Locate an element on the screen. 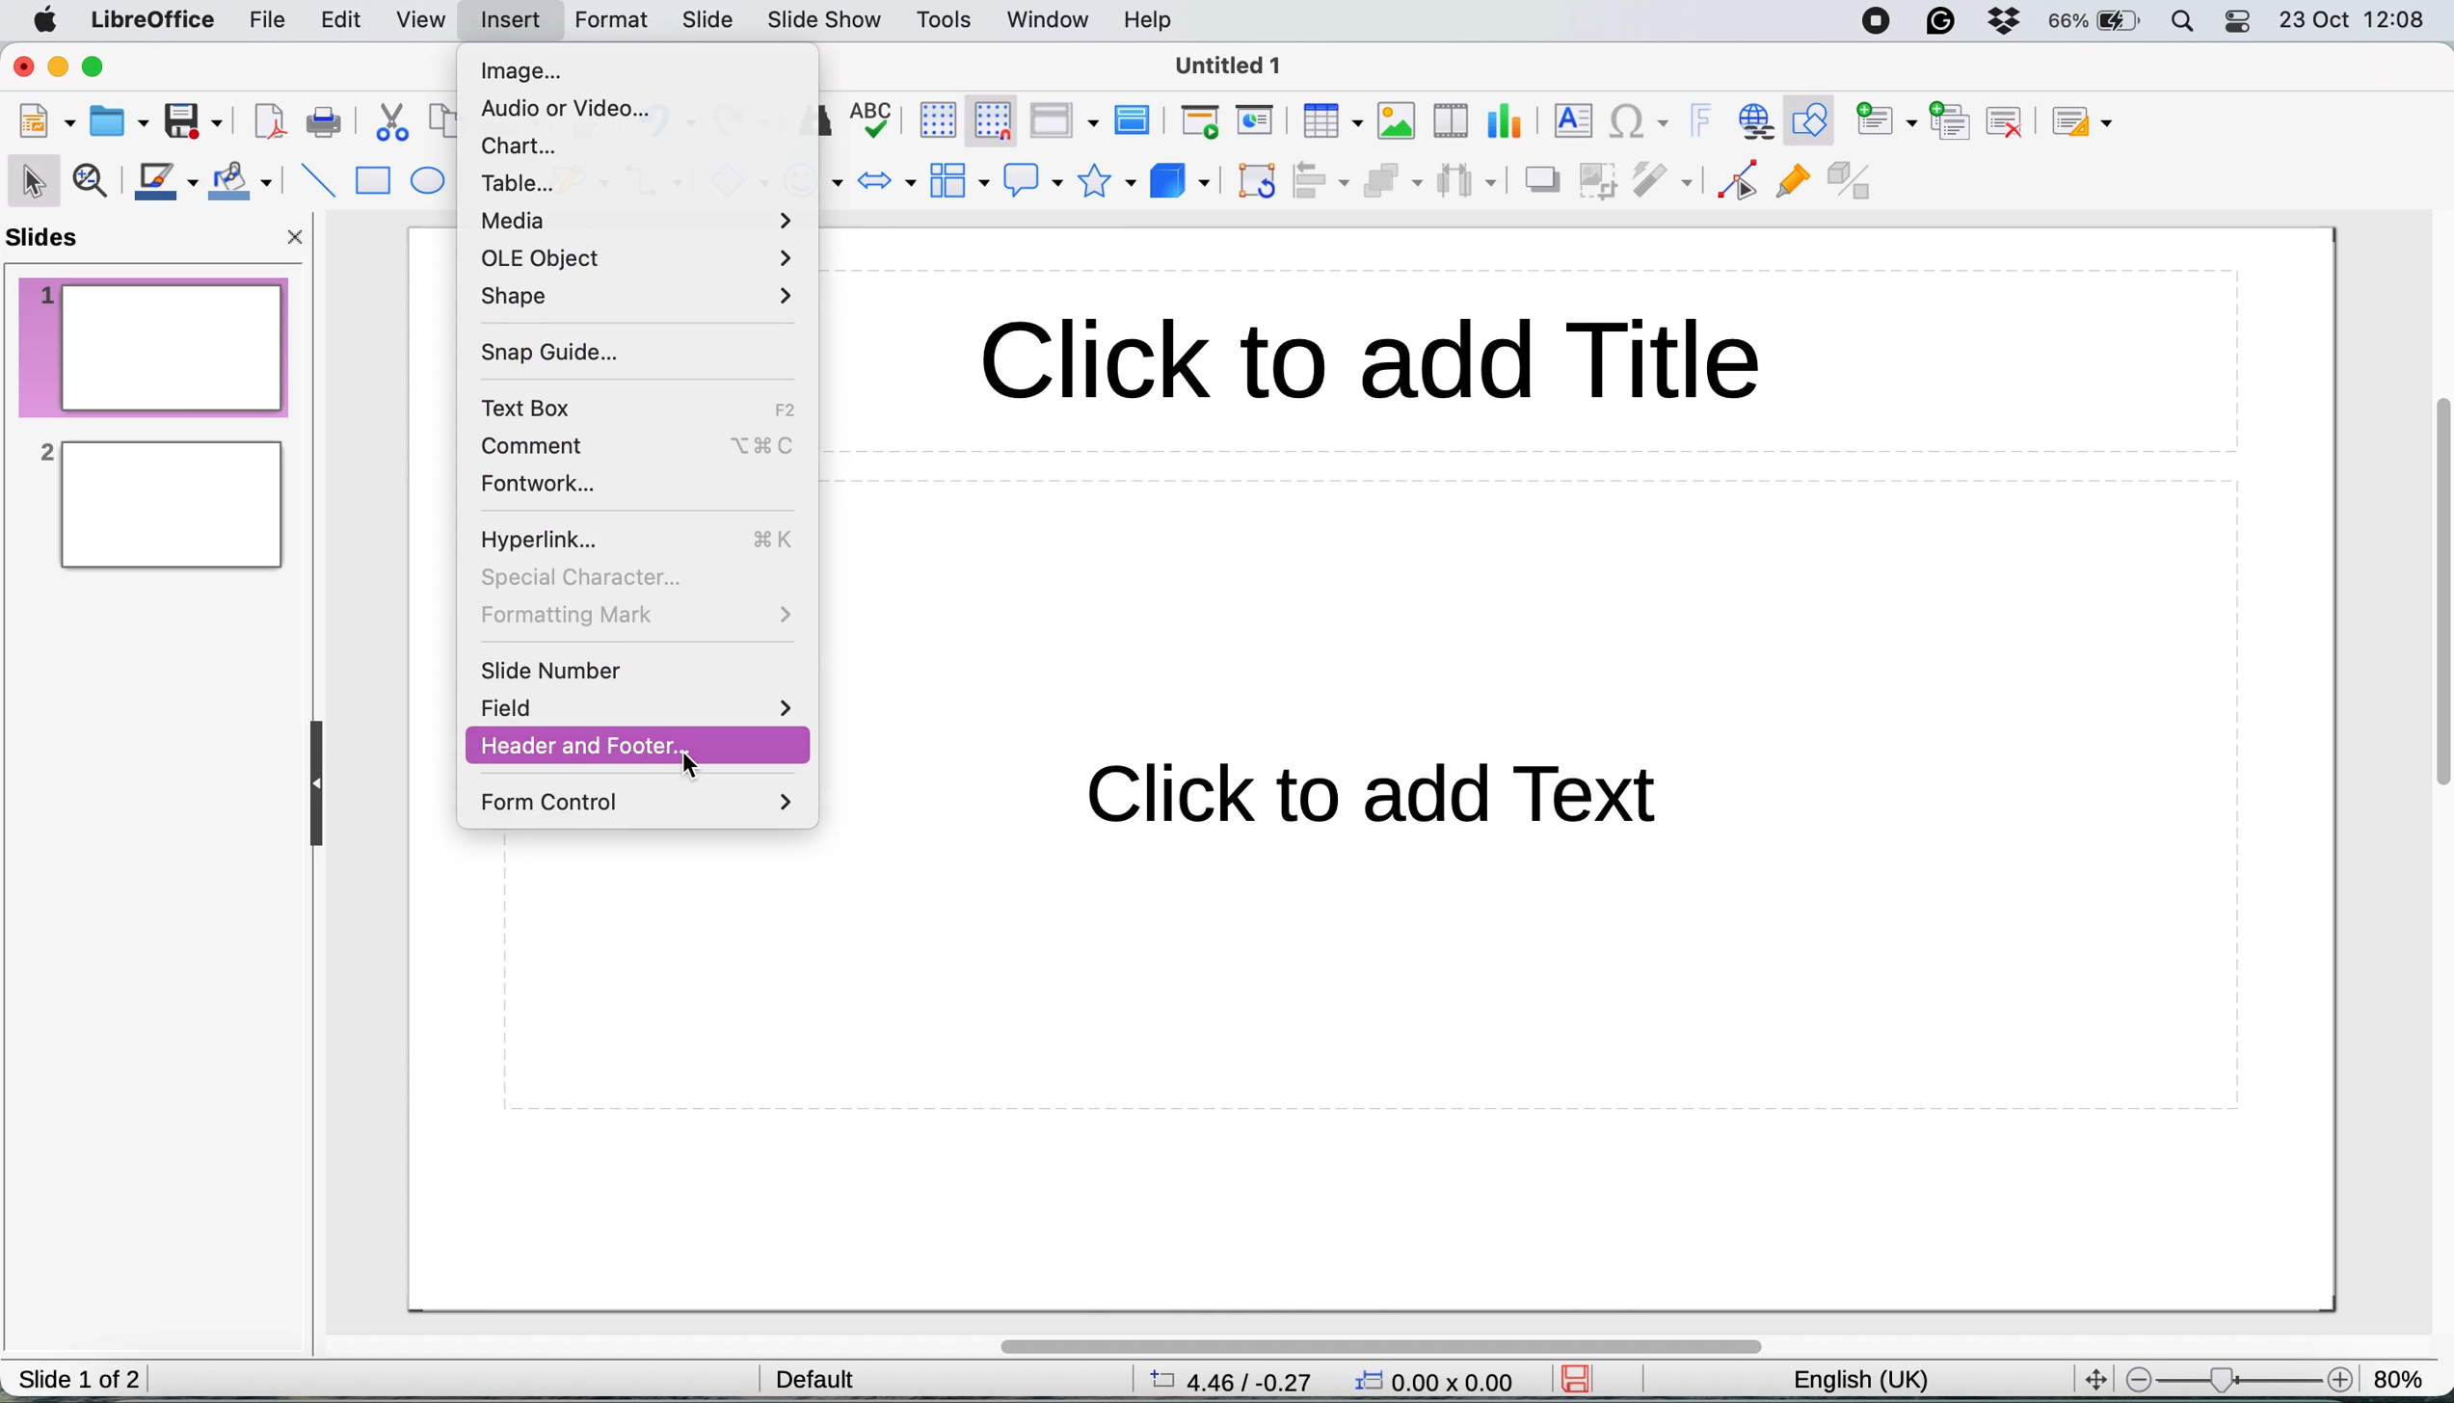  close is located at coordinates (298, 242).